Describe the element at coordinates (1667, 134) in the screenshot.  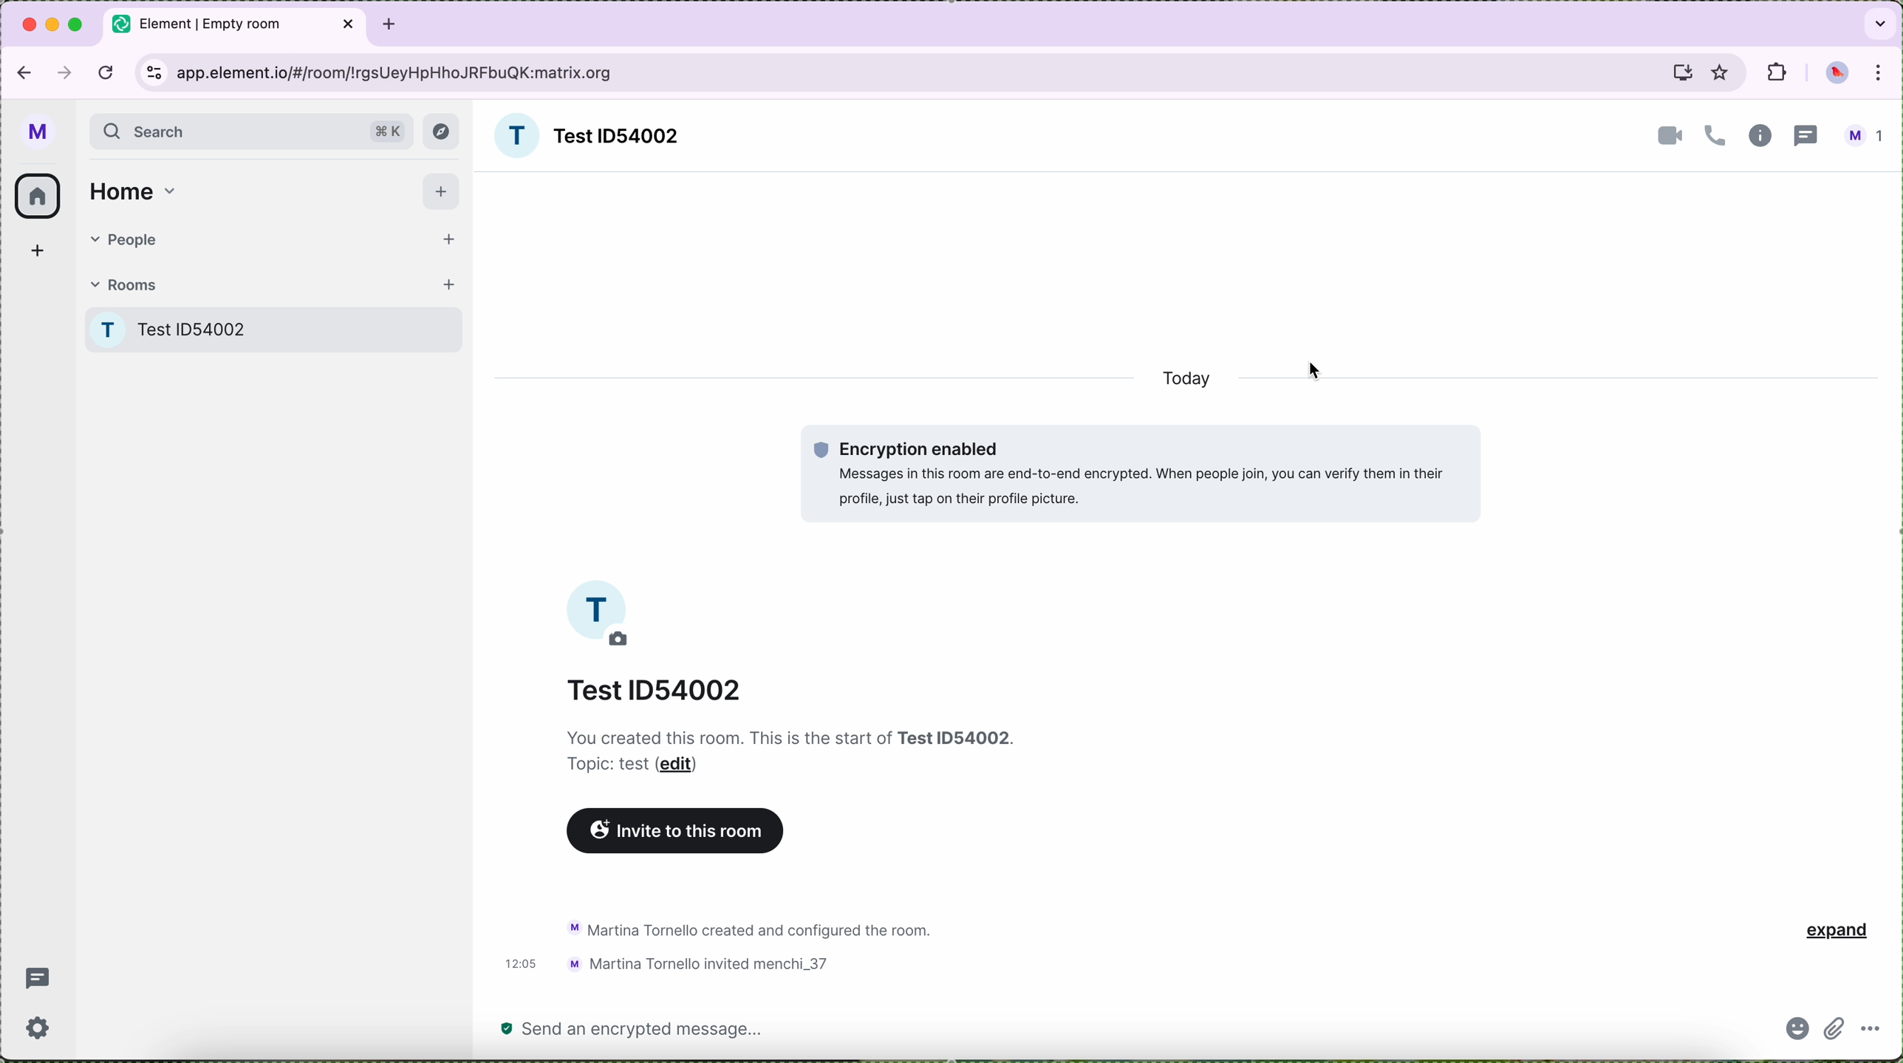
I see `video call` at that location.